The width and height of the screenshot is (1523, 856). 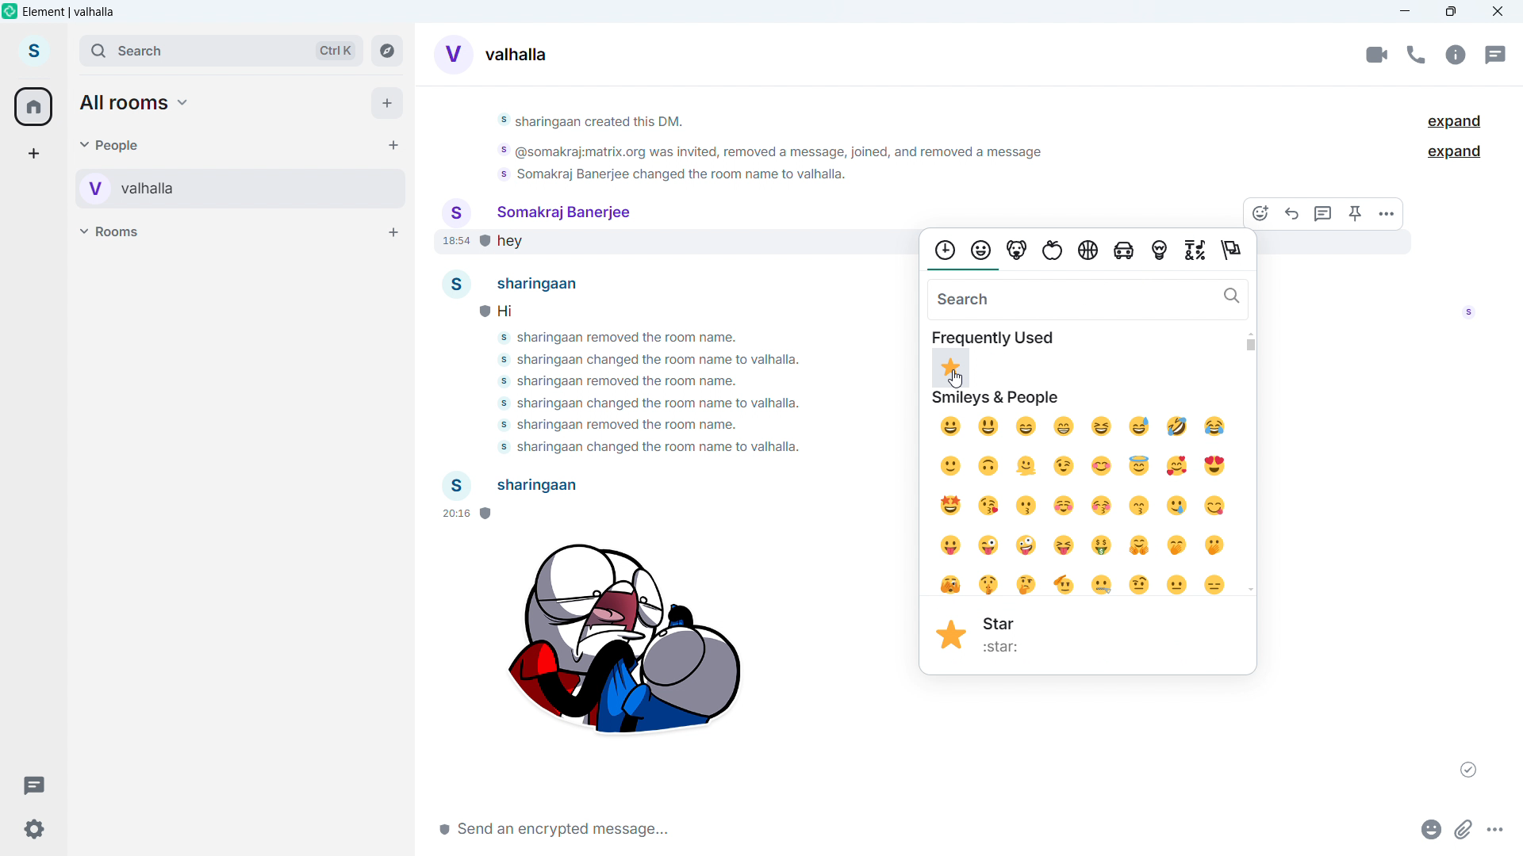 What do you see at coordinates (1065, 583) in the screenshot?
I see `saluting face` at bounding box center [1065, 583].